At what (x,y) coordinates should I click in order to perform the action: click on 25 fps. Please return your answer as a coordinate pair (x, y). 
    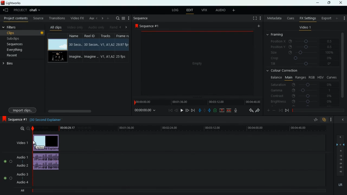
    Looking at the image, I should click on (123, 56).